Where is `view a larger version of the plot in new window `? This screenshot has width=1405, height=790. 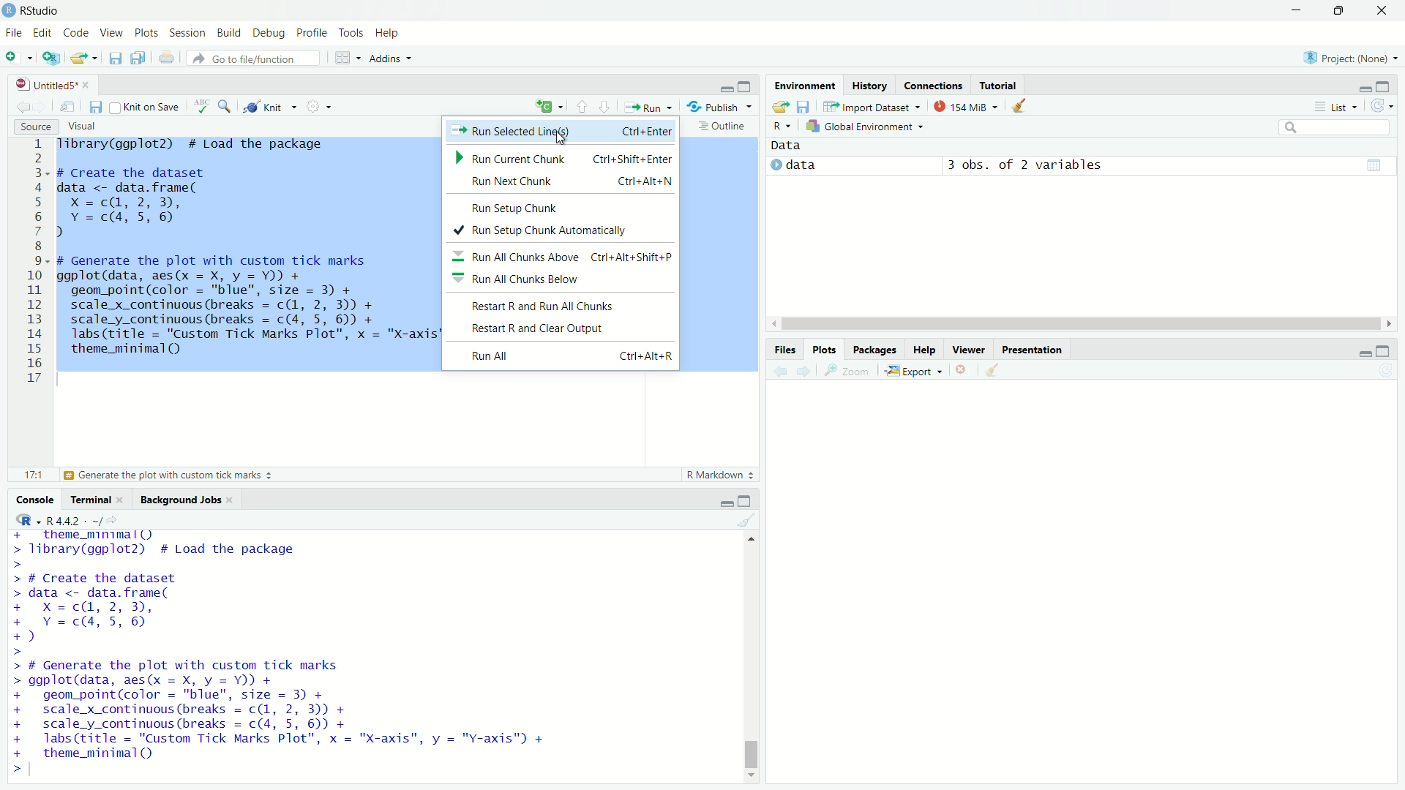
view a larger version of the plot in new window  is located at coordinates (847, 372).